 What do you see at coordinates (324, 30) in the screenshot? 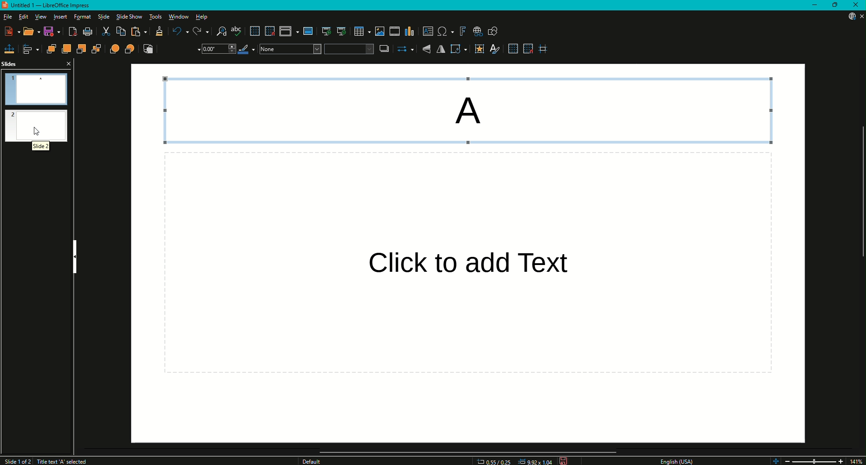
I see `Start from first slide` at bounding box center [324, 30].